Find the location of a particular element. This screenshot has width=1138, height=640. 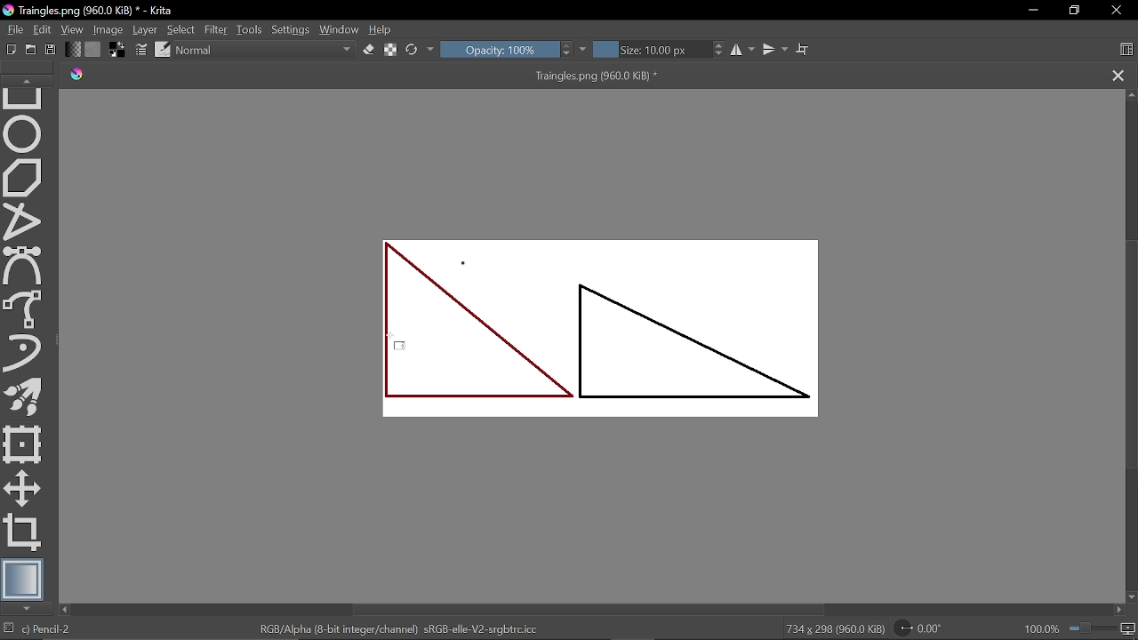

Move down is located at coordinates (1130, 595).